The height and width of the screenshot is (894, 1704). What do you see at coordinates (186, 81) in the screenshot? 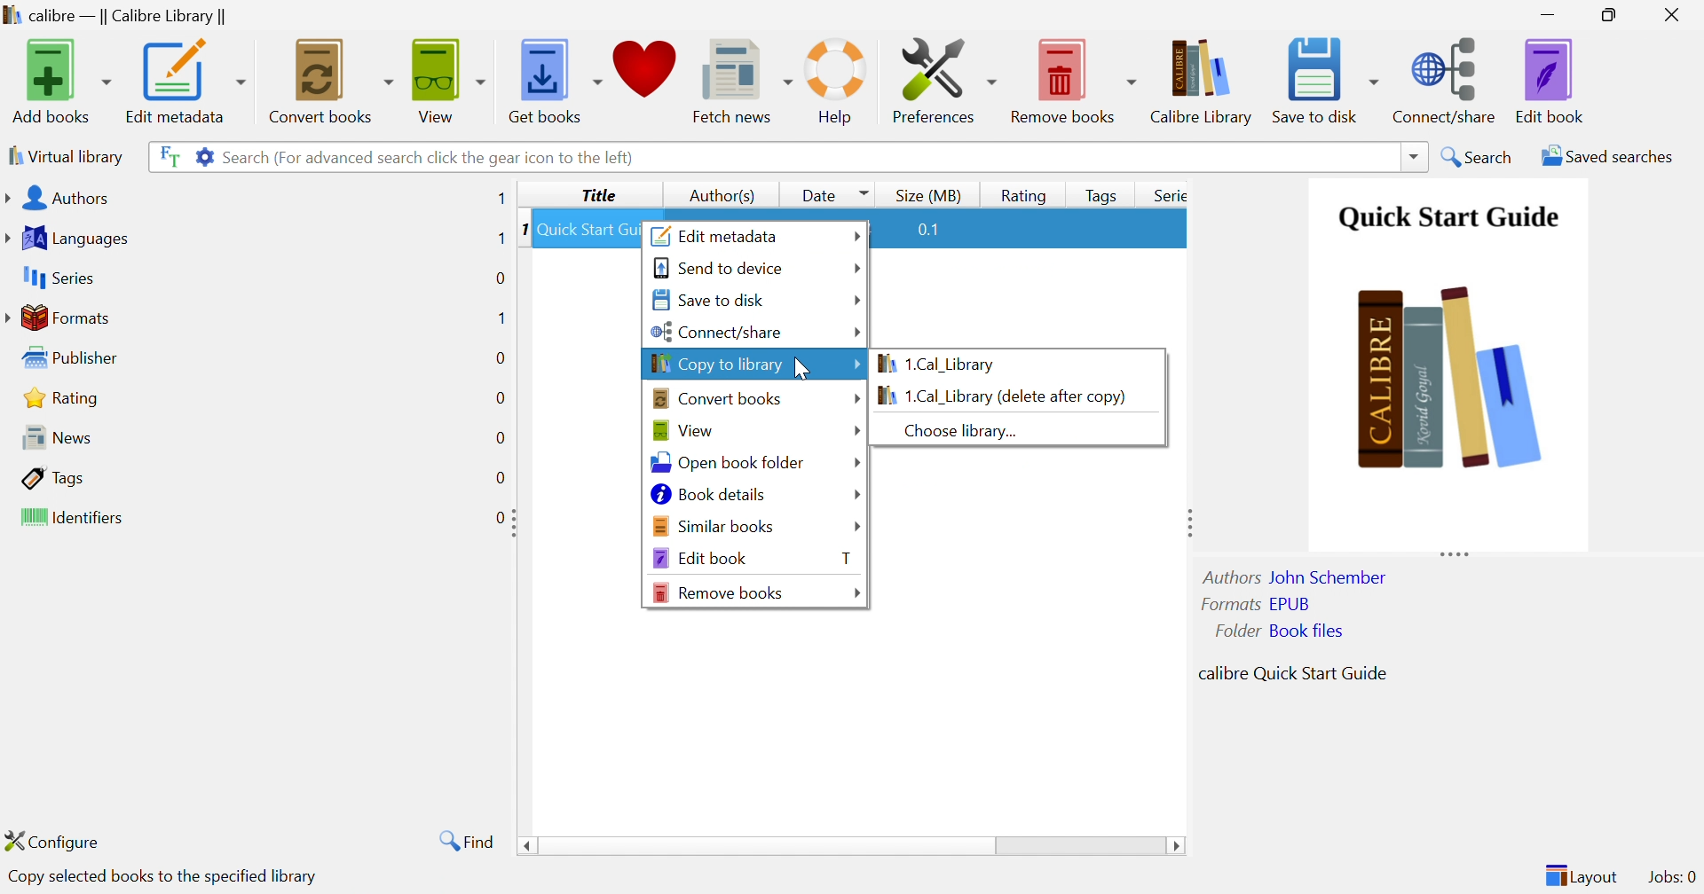
I see `Edit metadata` at bounding box center [186, 81].